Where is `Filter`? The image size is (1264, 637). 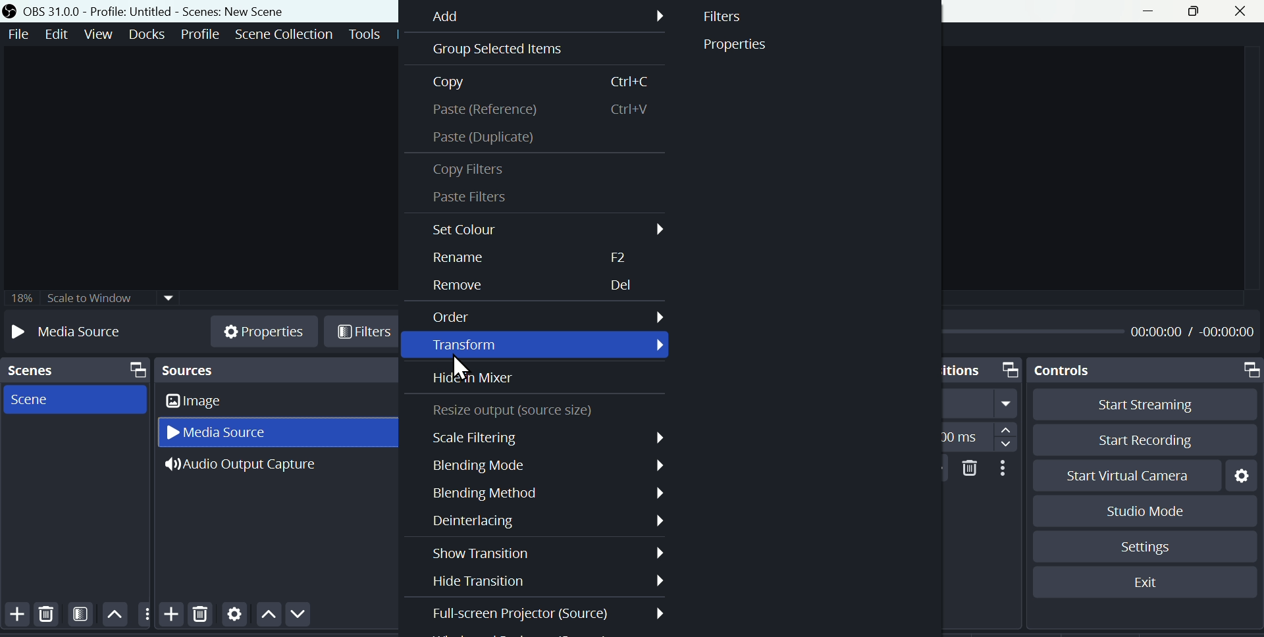 Filter is located at coordinates (727, 19).